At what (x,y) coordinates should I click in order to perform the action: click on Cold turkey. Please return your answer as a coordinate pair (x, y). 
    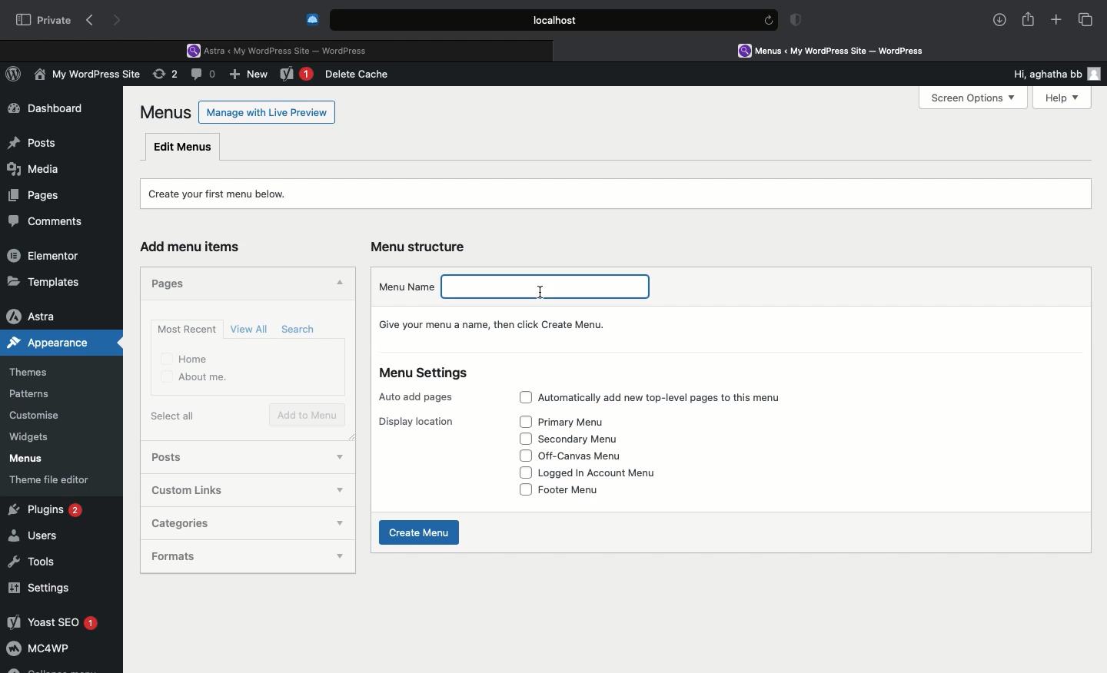
    Looking at the image, I should click on (313, 20).